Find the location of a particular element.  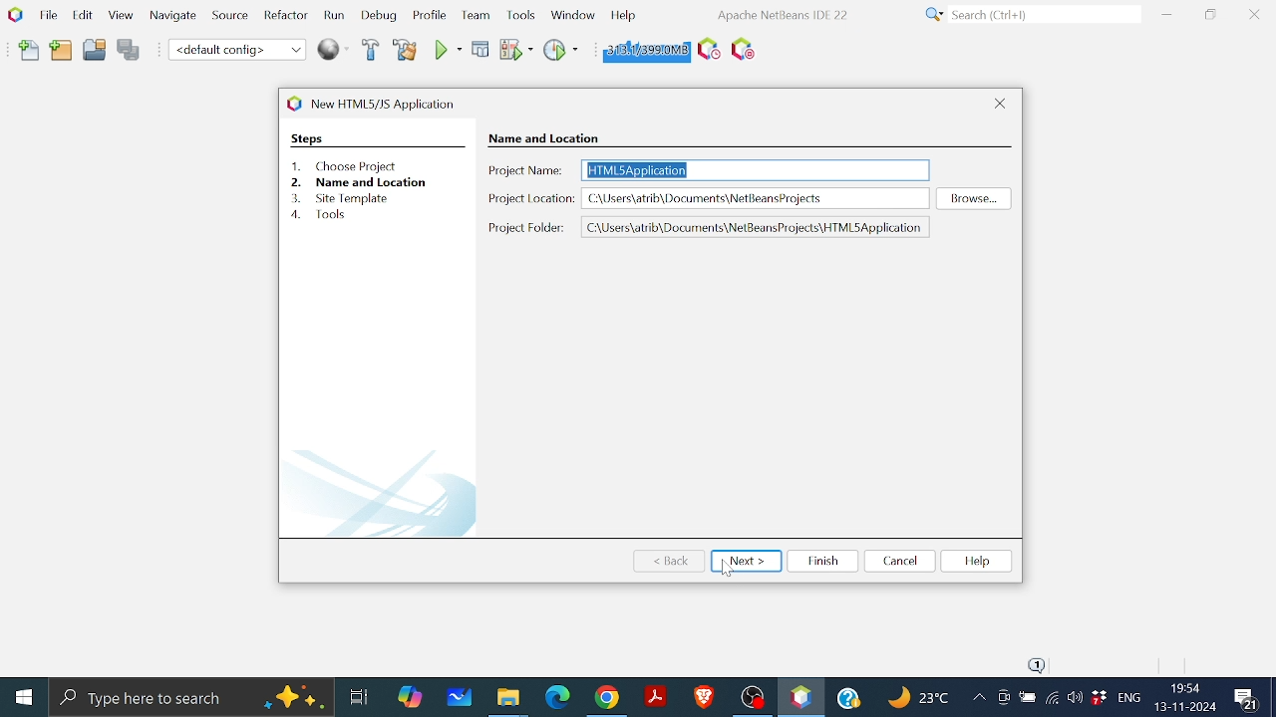

Navigate is located at coordinates (173, 19).